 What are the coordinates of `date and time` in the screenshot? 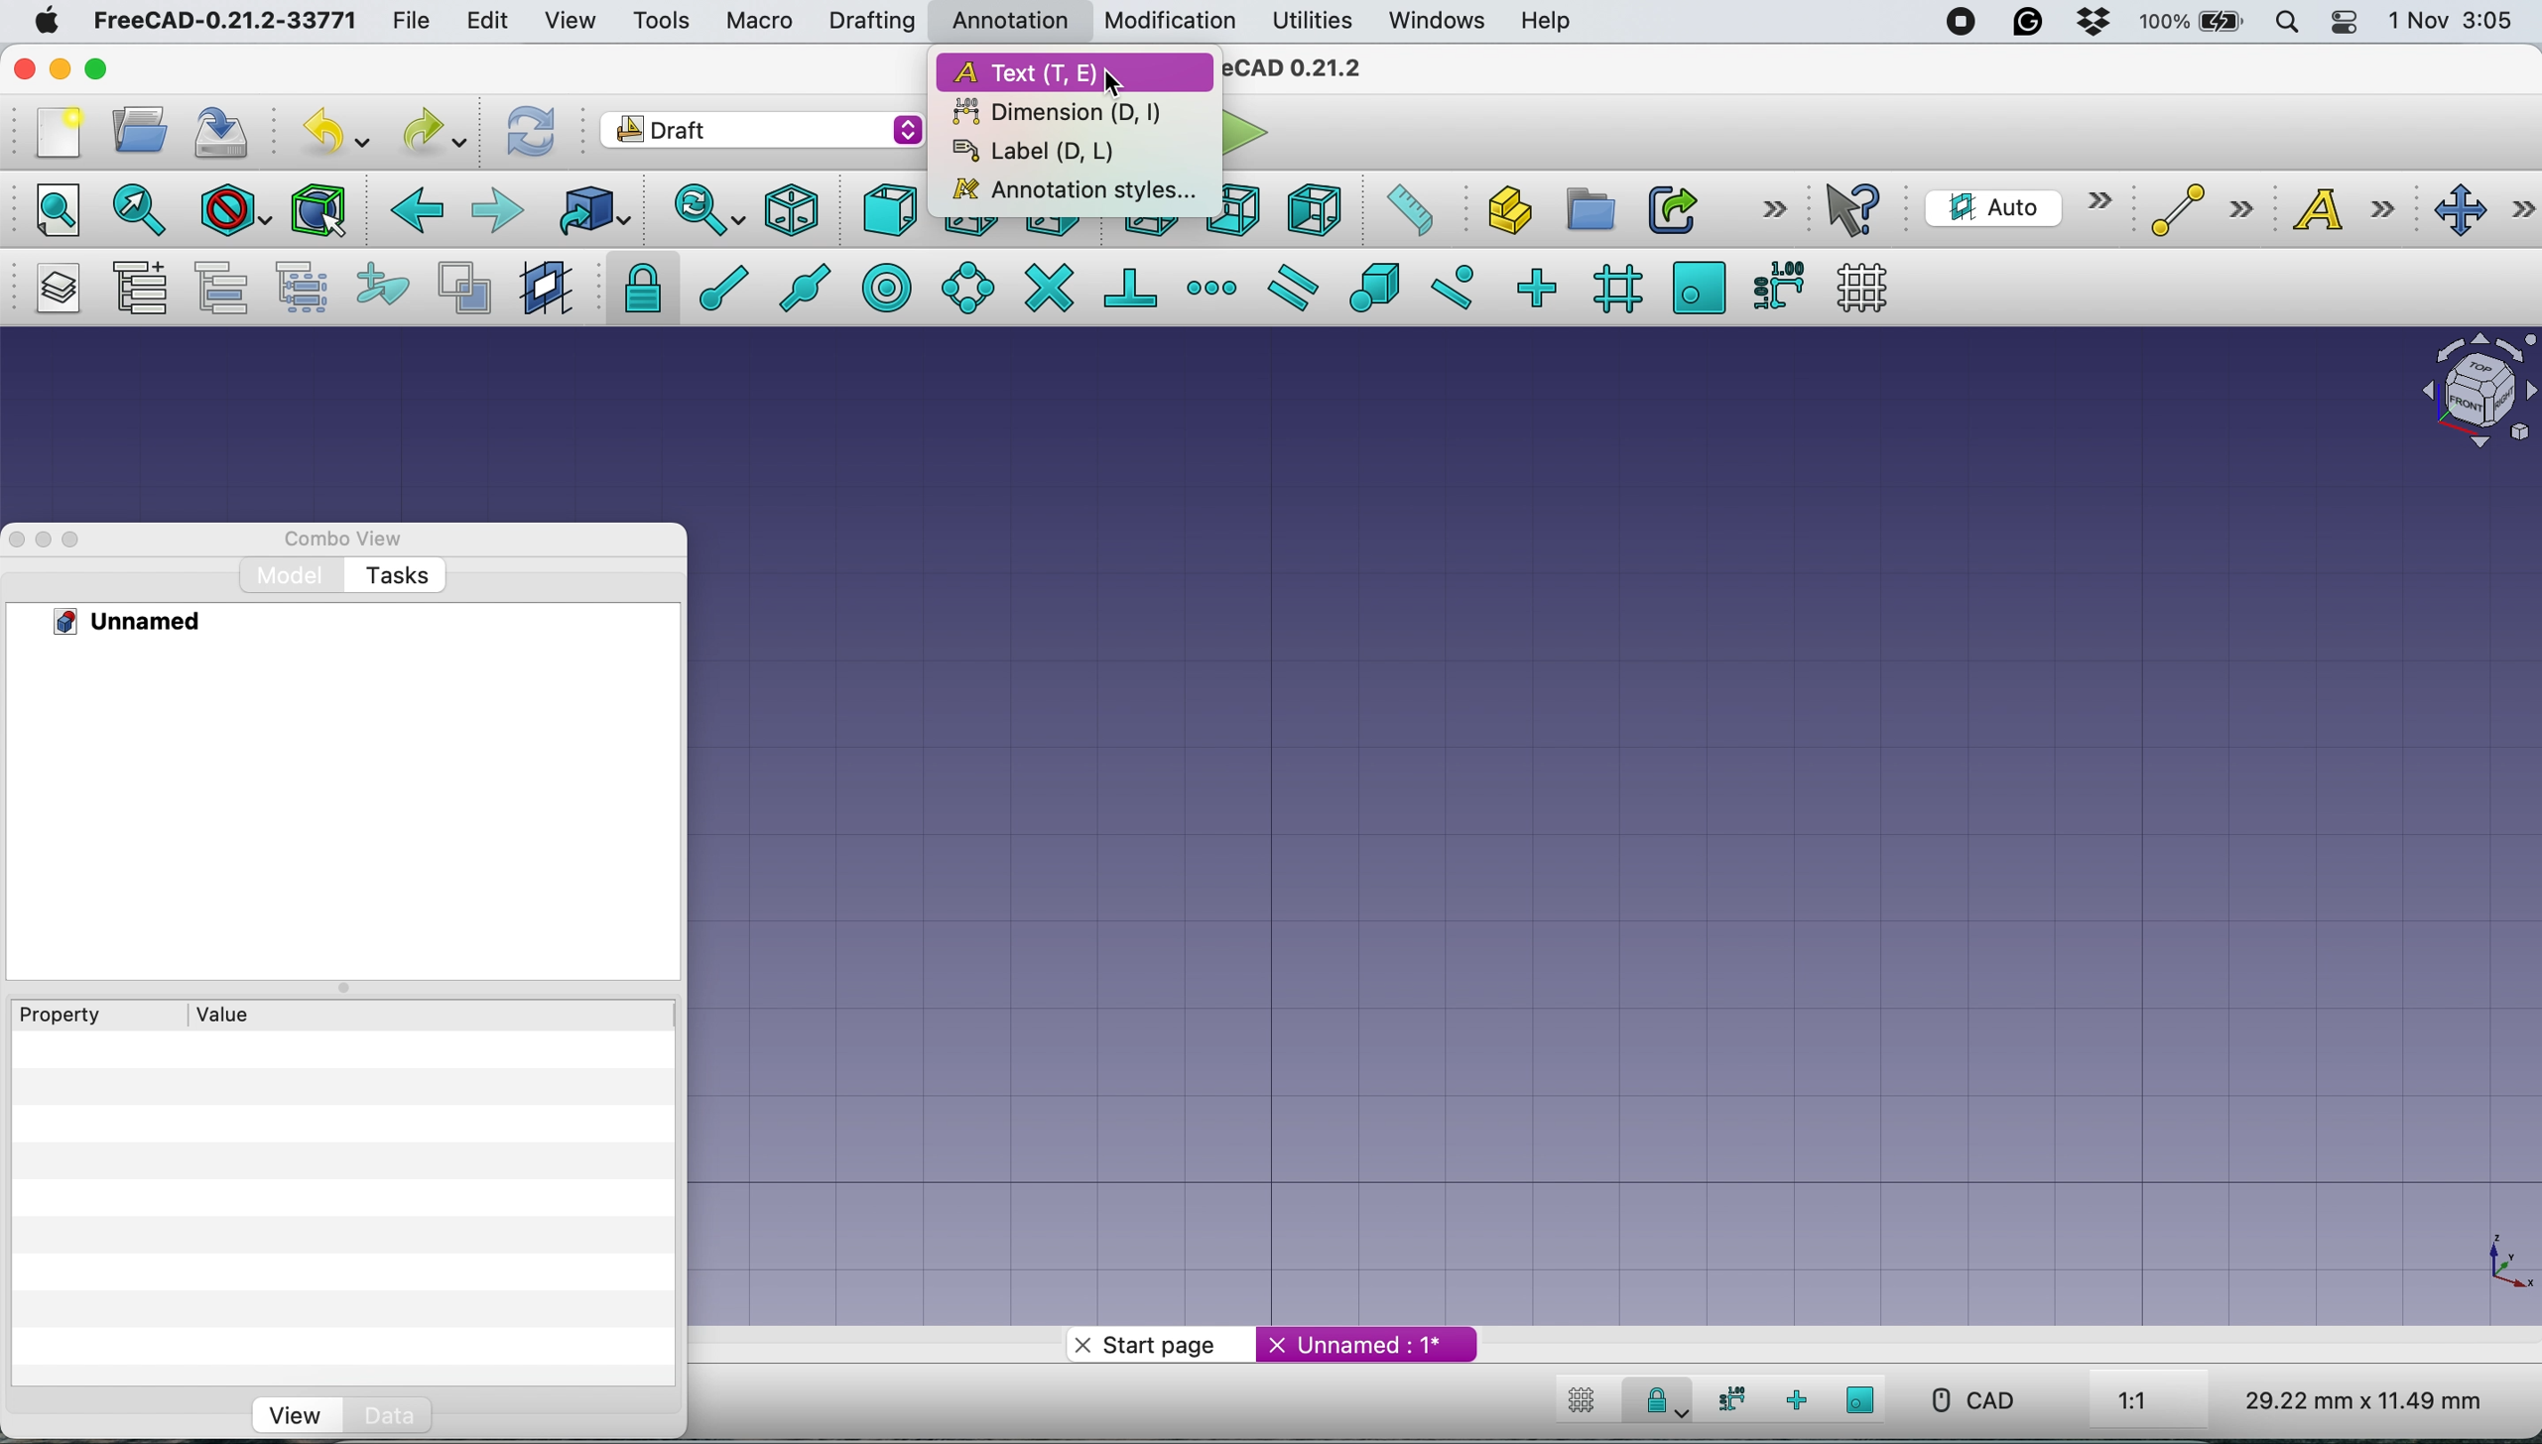 It's located at (2459, 19).